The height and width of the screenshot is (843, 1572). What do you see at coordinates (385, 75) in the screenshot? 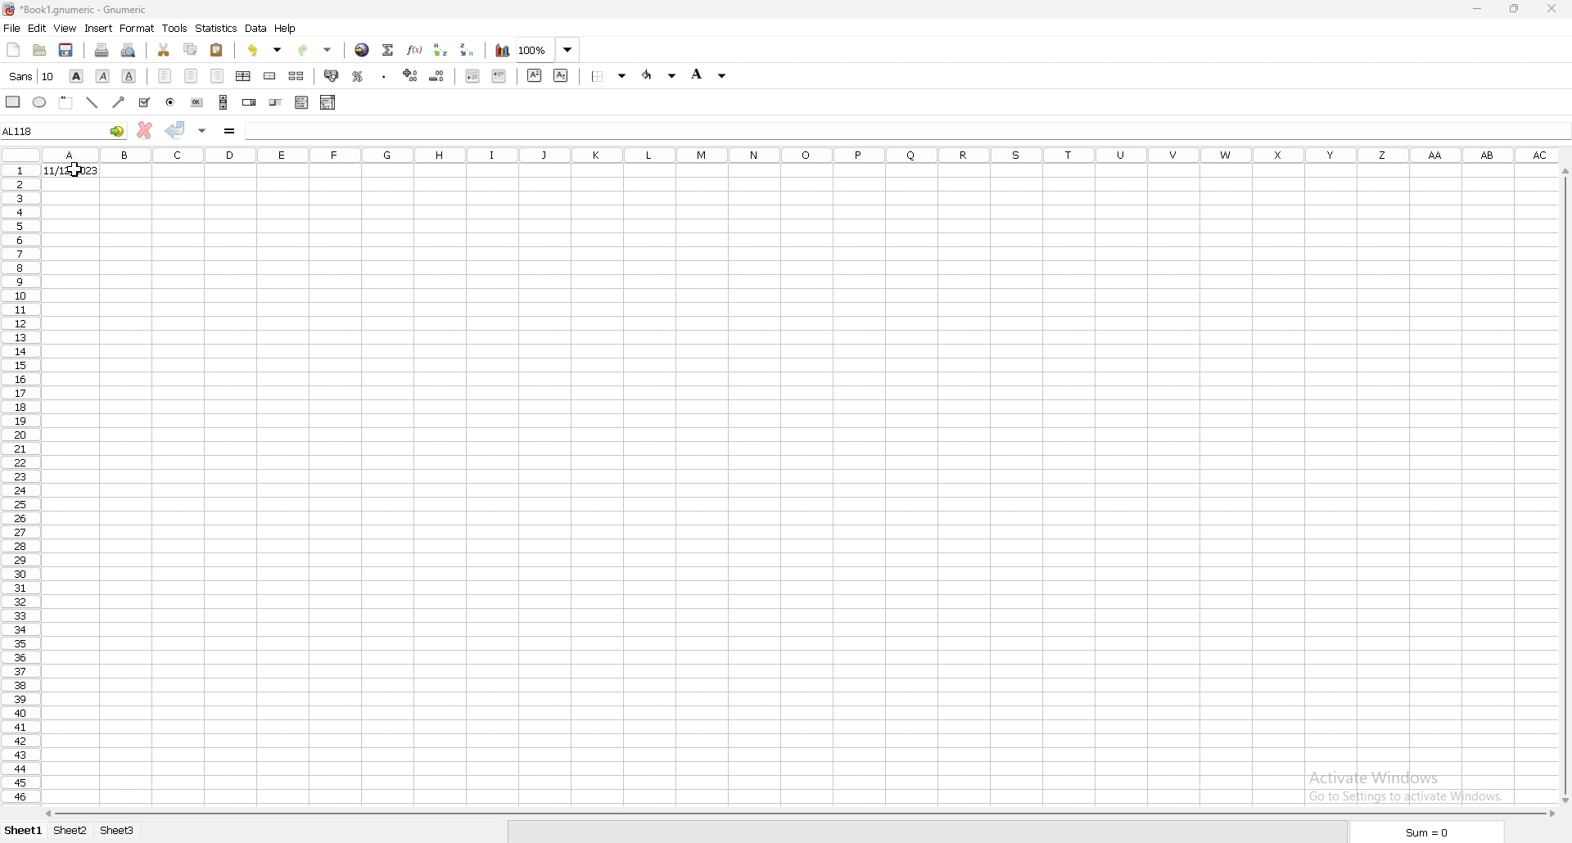
I see `thousands separator` at bounding box center [385, 75].